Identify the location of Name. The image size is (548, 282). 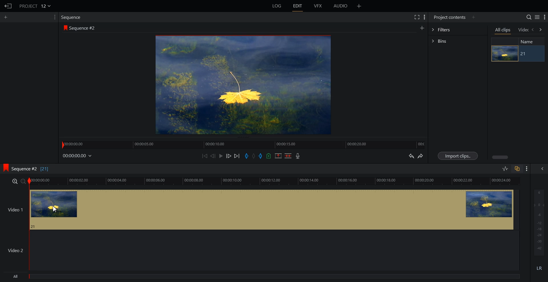
(529, 42).